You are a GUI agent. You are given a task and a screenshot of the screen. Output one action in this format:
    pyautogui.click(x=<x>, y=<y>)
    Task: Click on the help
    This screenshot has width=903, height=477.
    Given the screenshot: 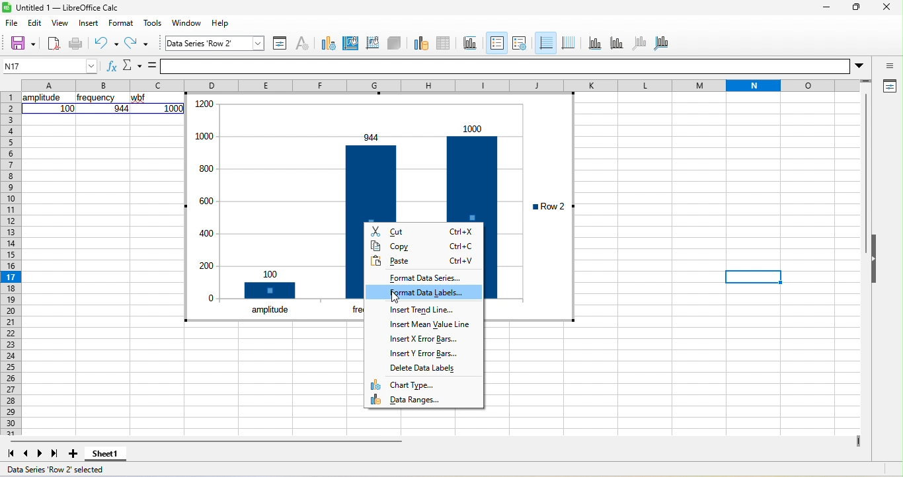 What is the action you would take?
    pyautogui.click(x=216, y=24)
    